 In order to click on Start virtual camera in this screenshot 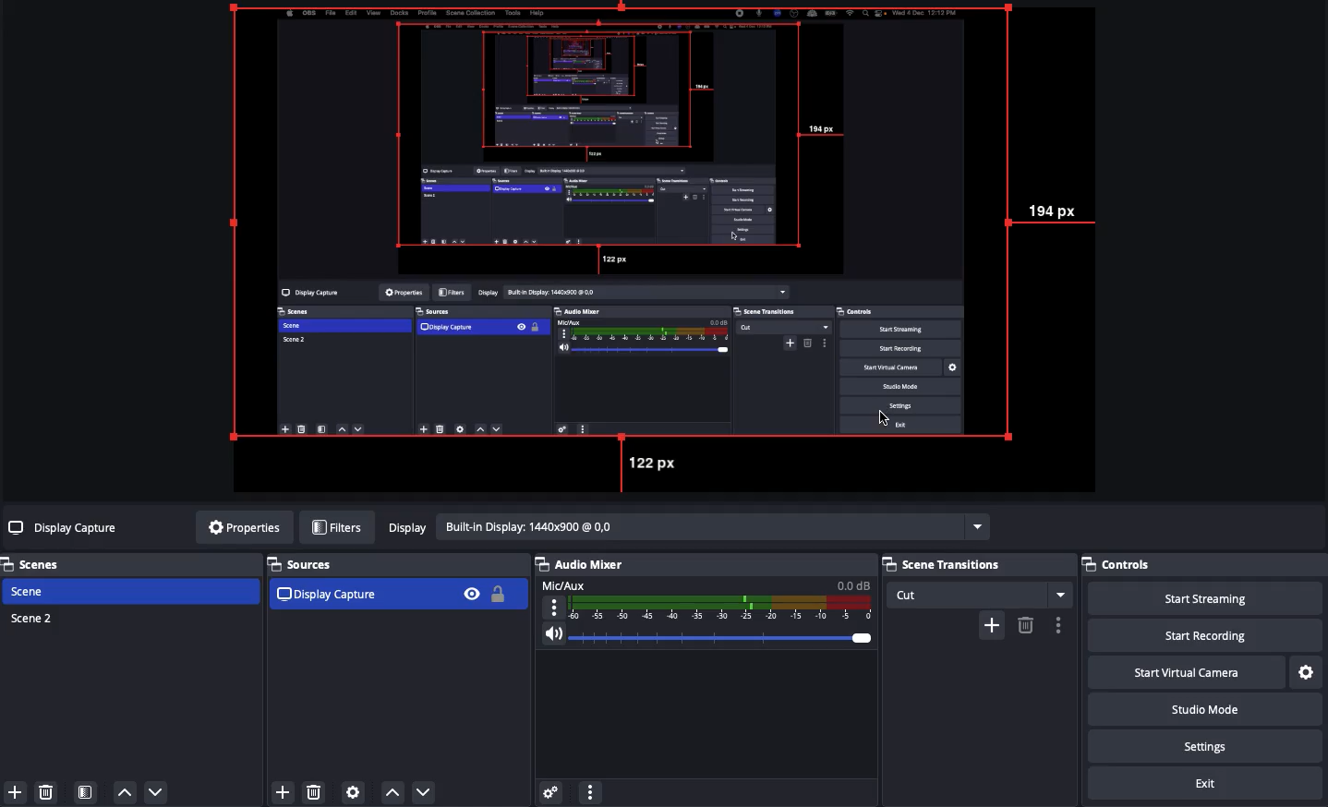, I will do `click(1203, 671)`.